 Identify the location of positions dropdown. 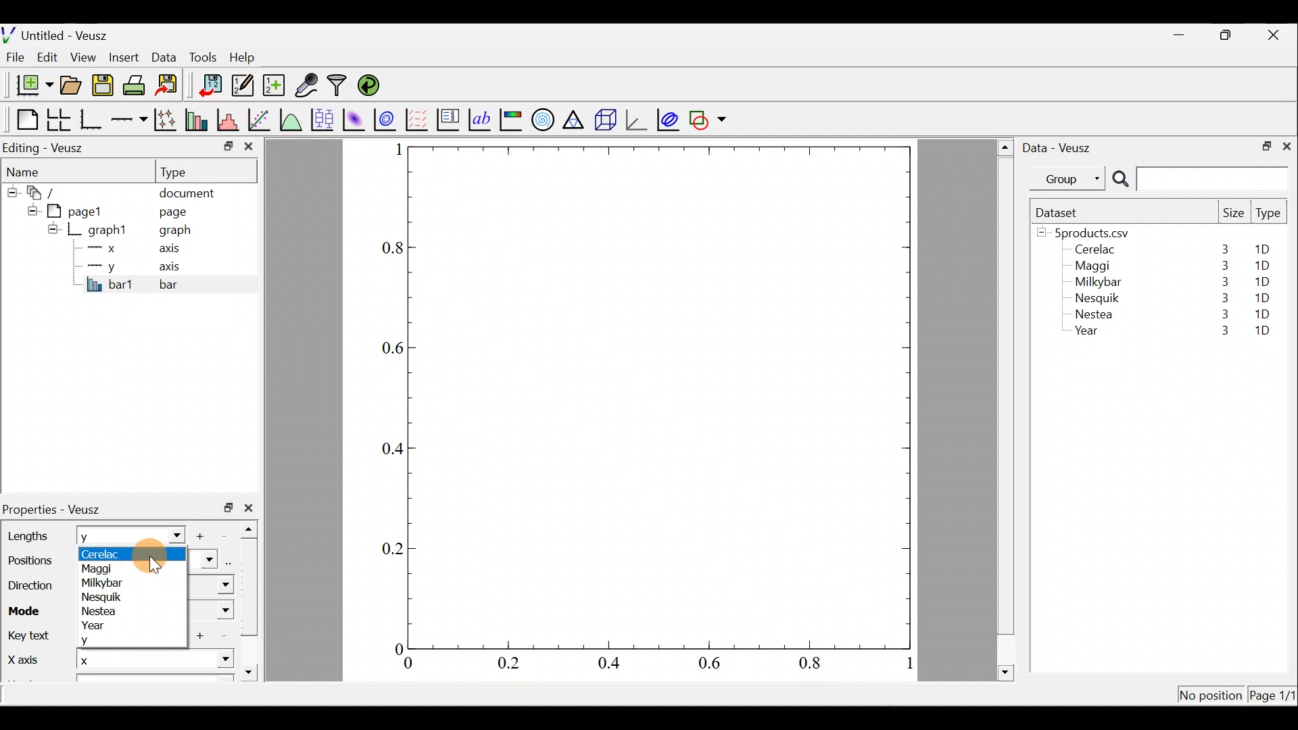
(202, 560).